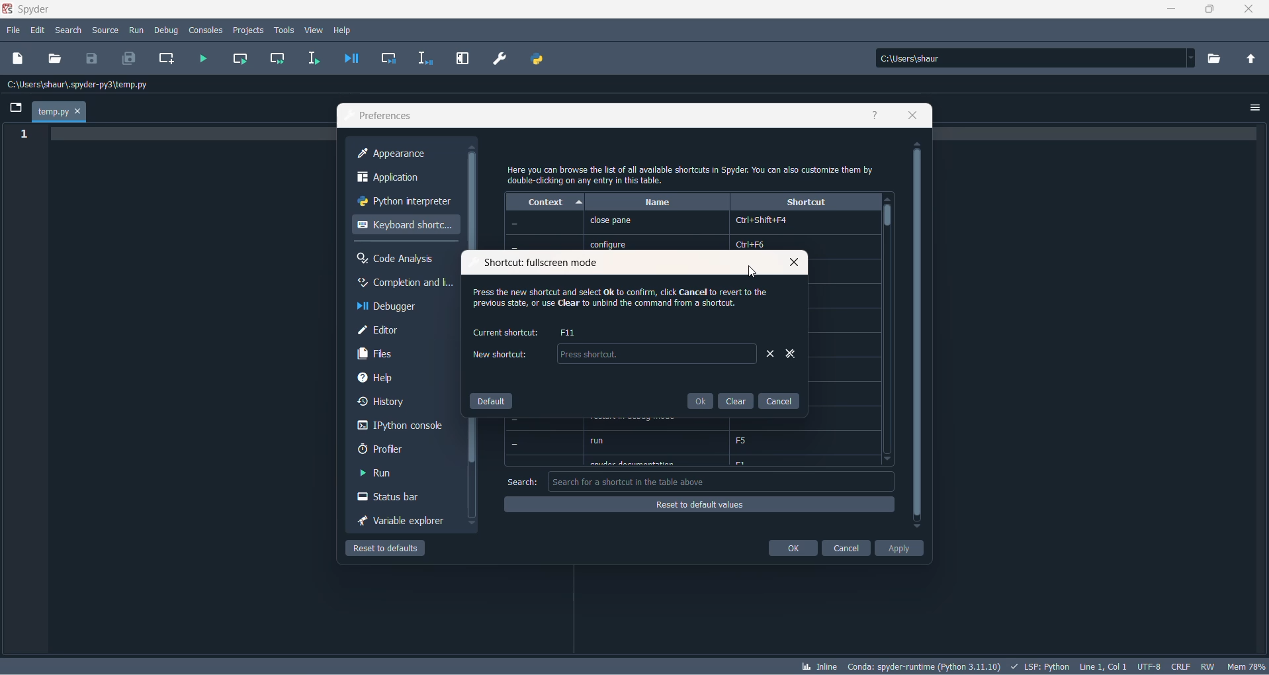  What do you see at coordinates (396, 498) in the screenshot?
I see `status bar` at bounding box center [396, 498].